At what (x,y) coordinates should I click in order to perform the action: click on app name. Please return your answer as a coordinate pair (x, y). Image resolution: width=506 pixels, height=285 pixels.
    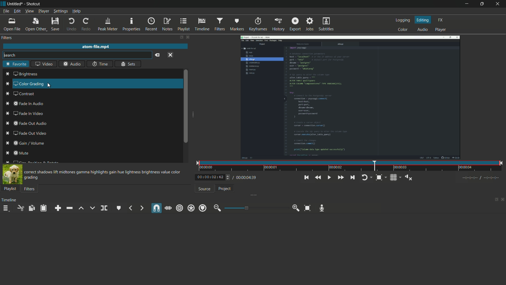
    Looking at the image, I should click on (33, 4).